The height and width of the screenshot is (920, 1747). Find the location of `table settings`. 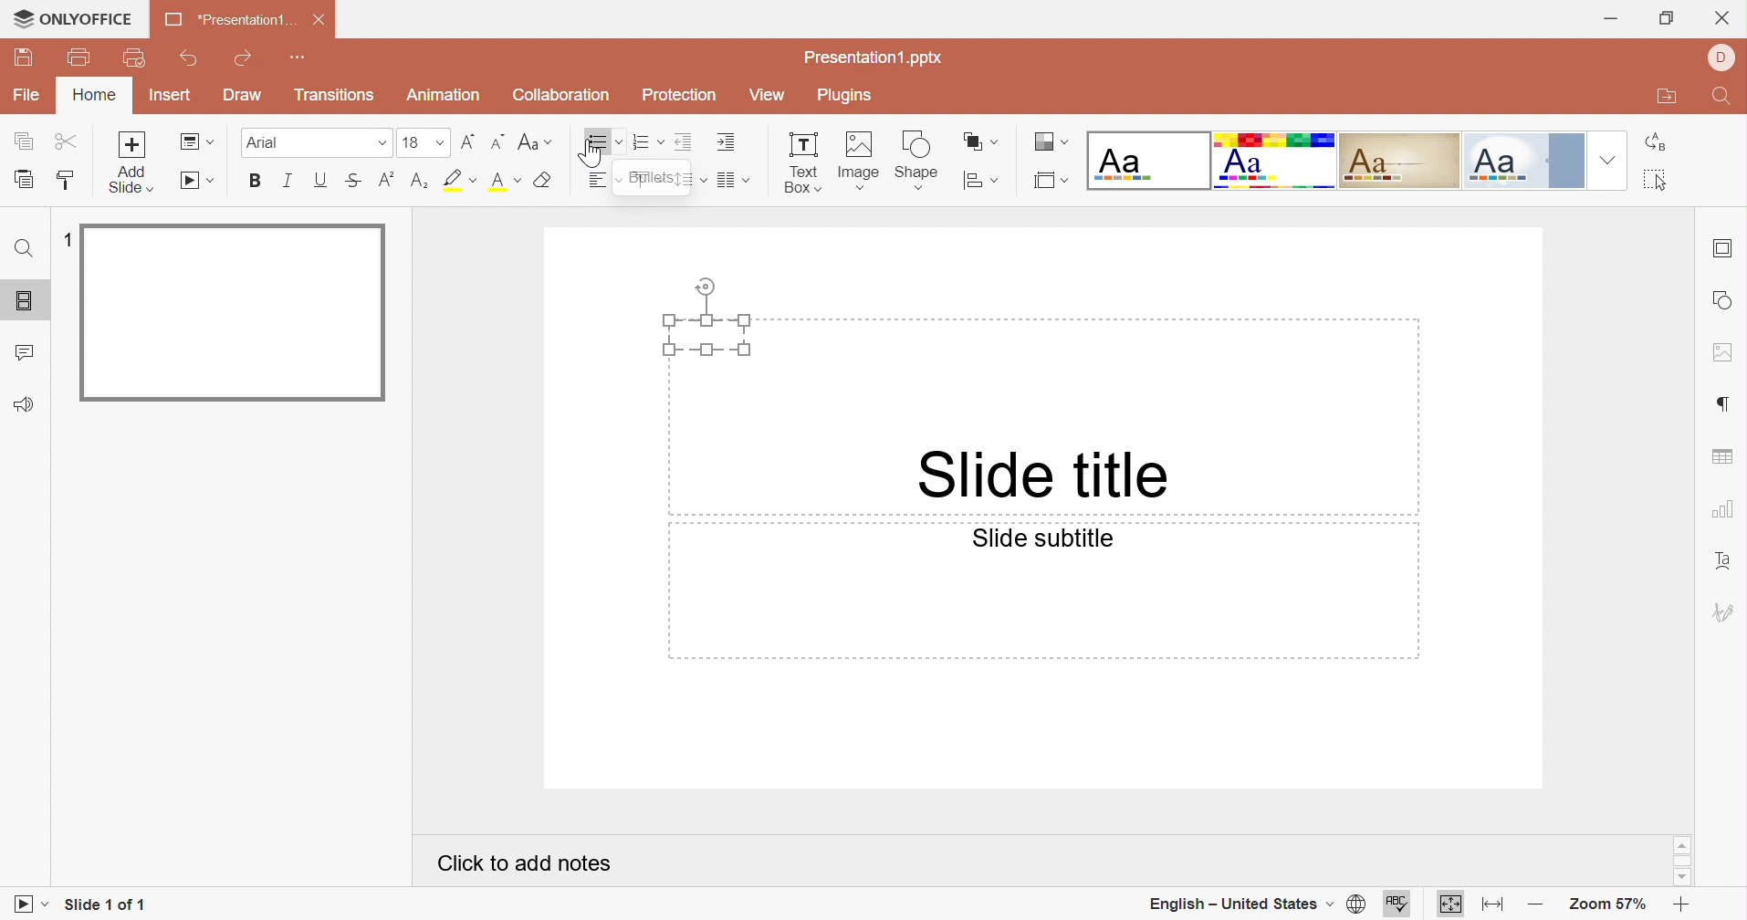

table settings is located at coordinates (1723, 458).